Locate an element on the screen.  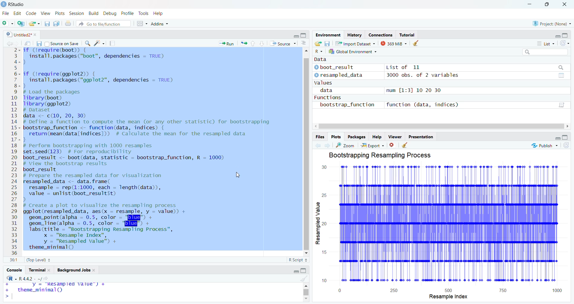
cursor is located at coordinates (238, 175).